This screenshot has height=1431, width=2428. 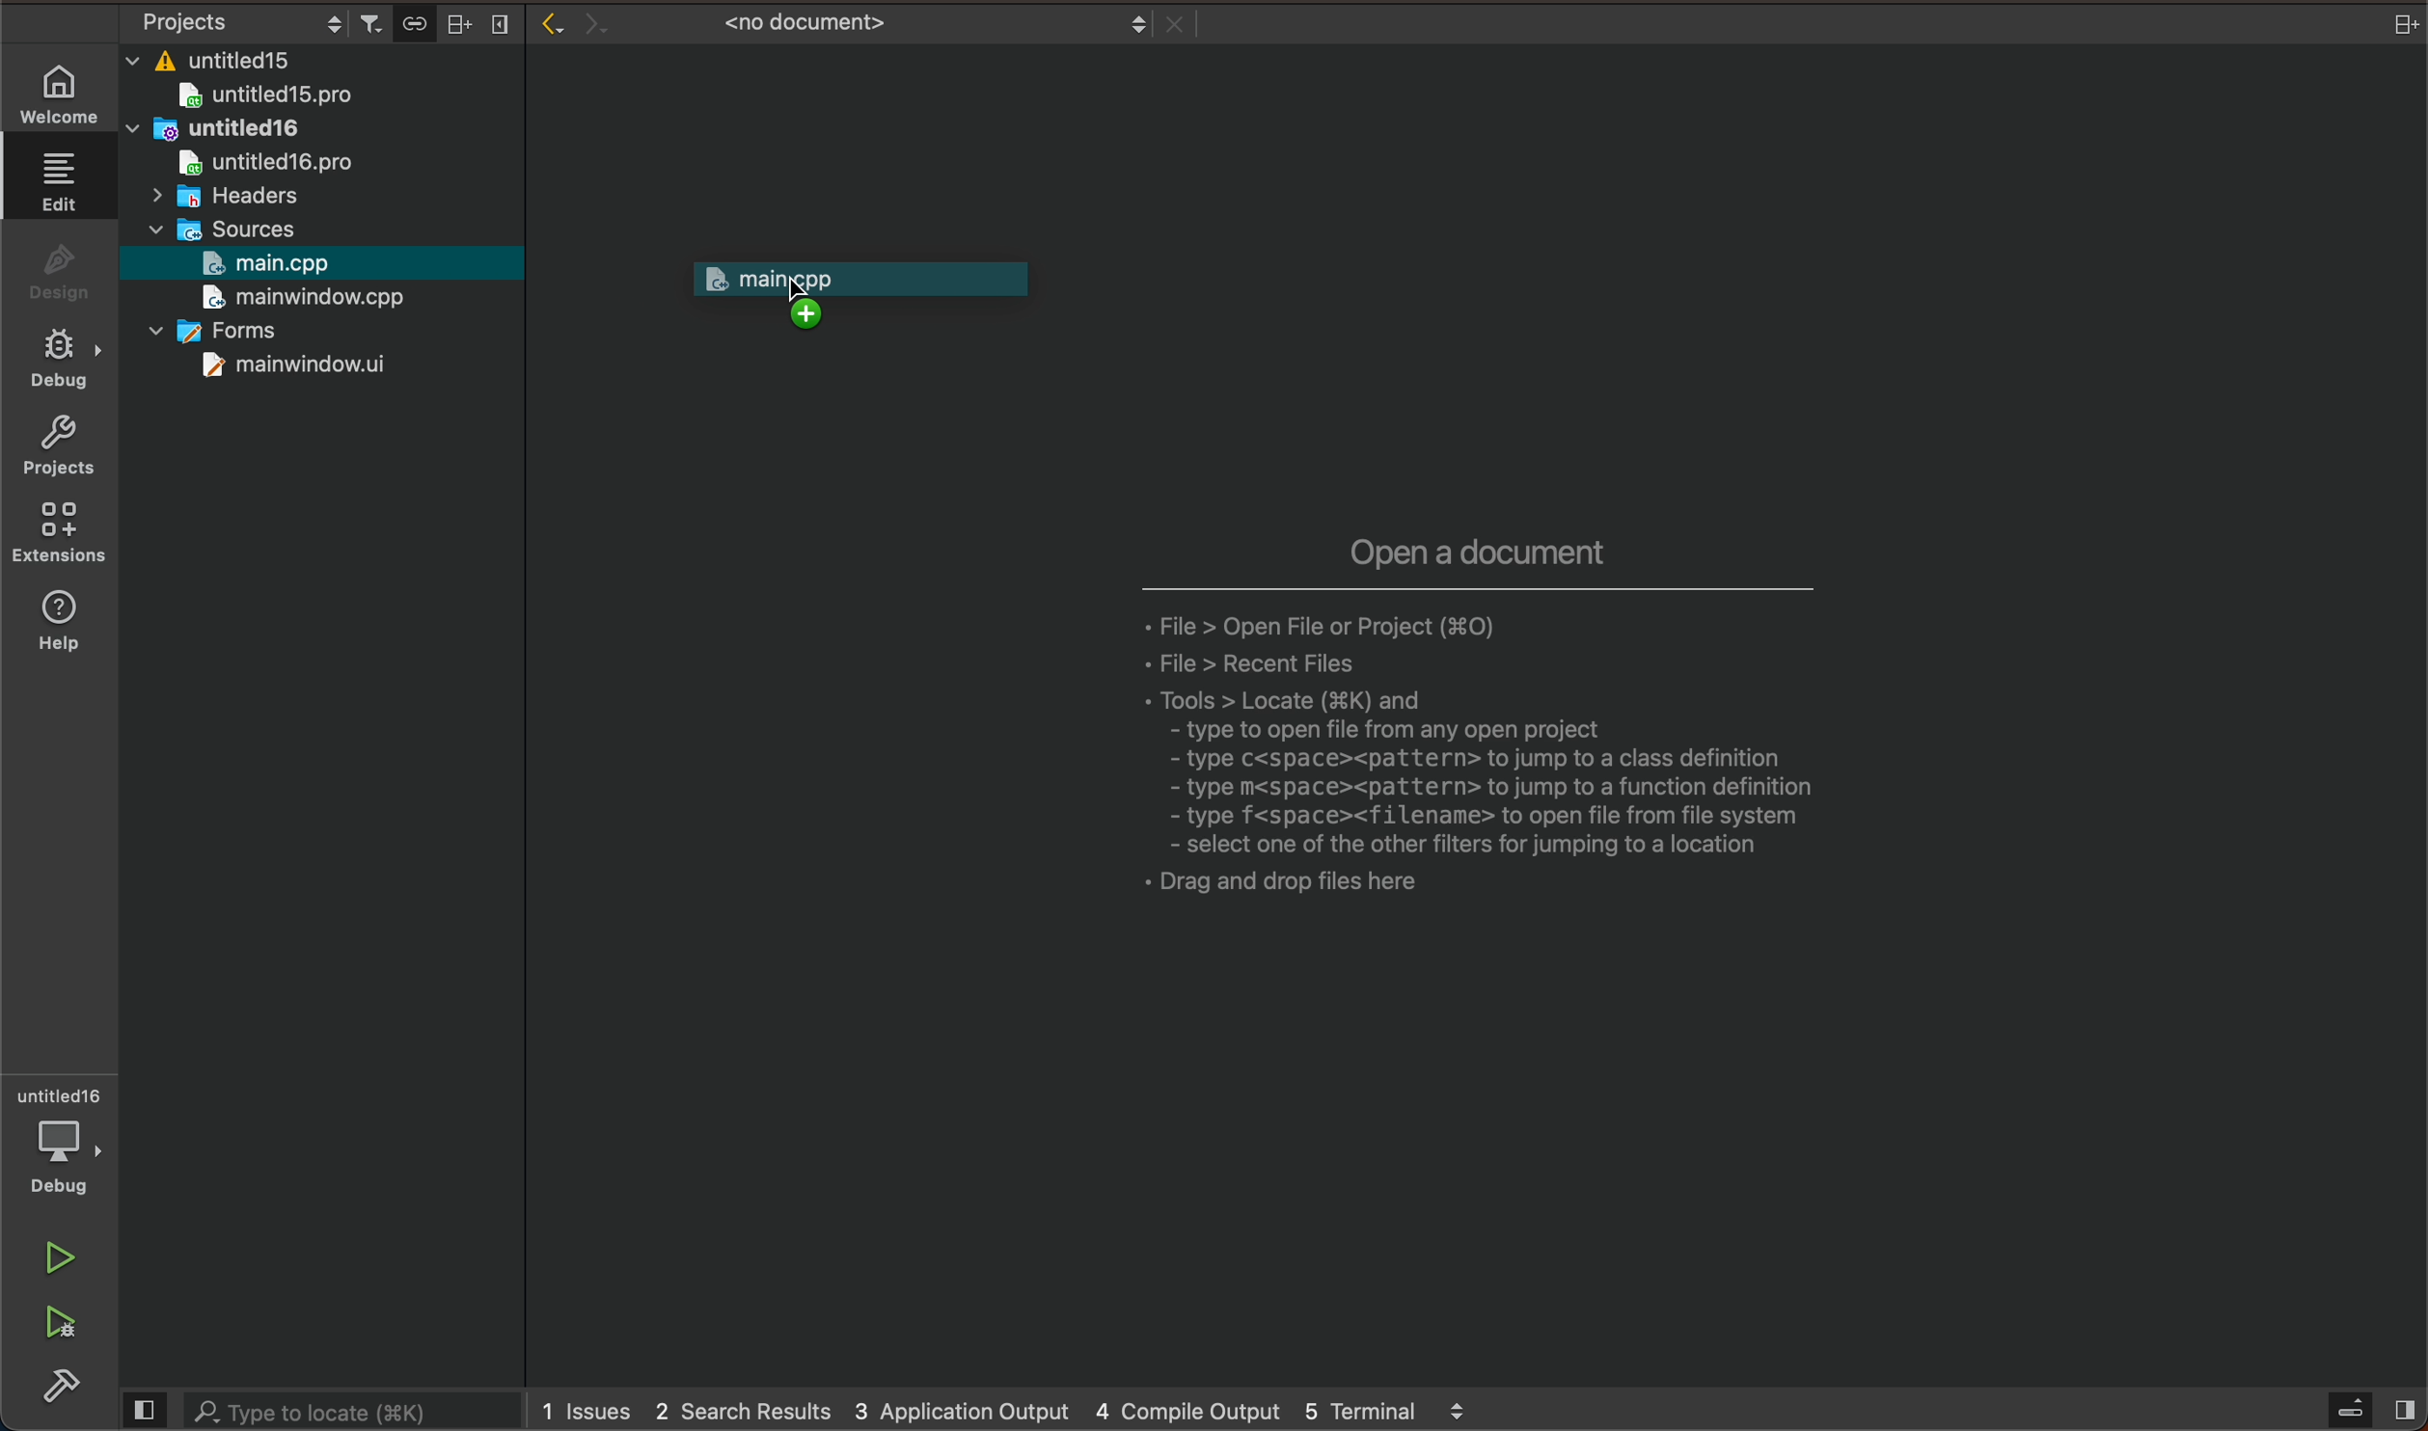 I want to click on run, so click(x=51, y=1261).